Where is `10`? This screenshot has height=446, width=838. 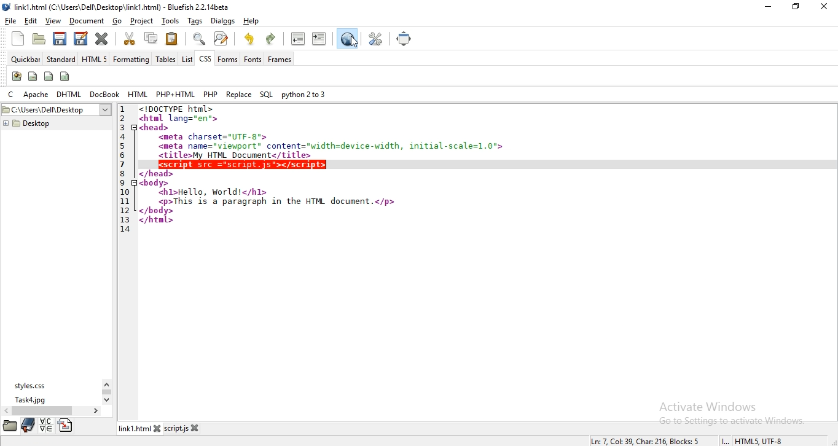
10 is located at coordinates (125, 192).